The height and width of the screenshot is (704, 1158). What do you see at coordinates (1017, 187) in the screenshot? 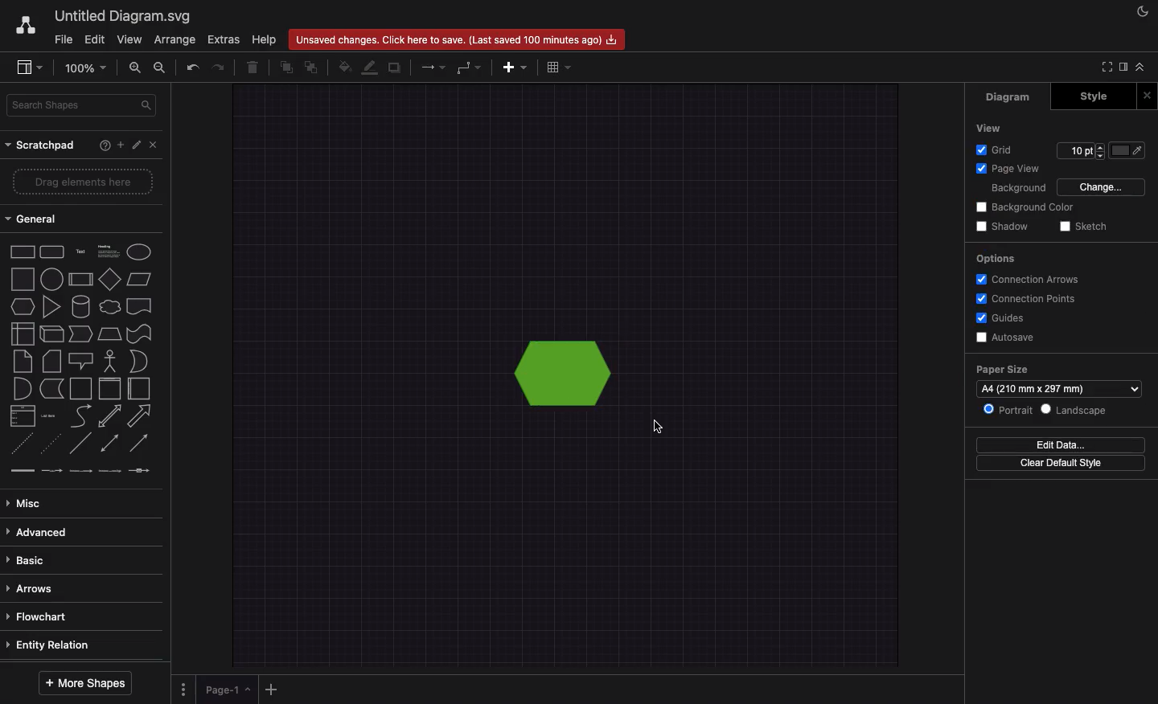
I see `Background` at bounding box center [1017, 187].